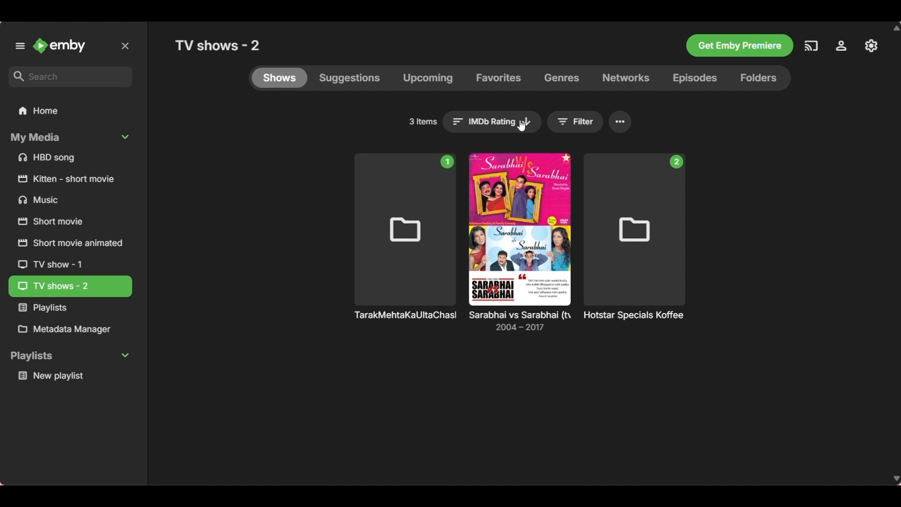 This screenshot has width=901, height=507. What do you see at coordinates (64, 202) in the screenshot?
I see `` at bounding box center [64, 202].